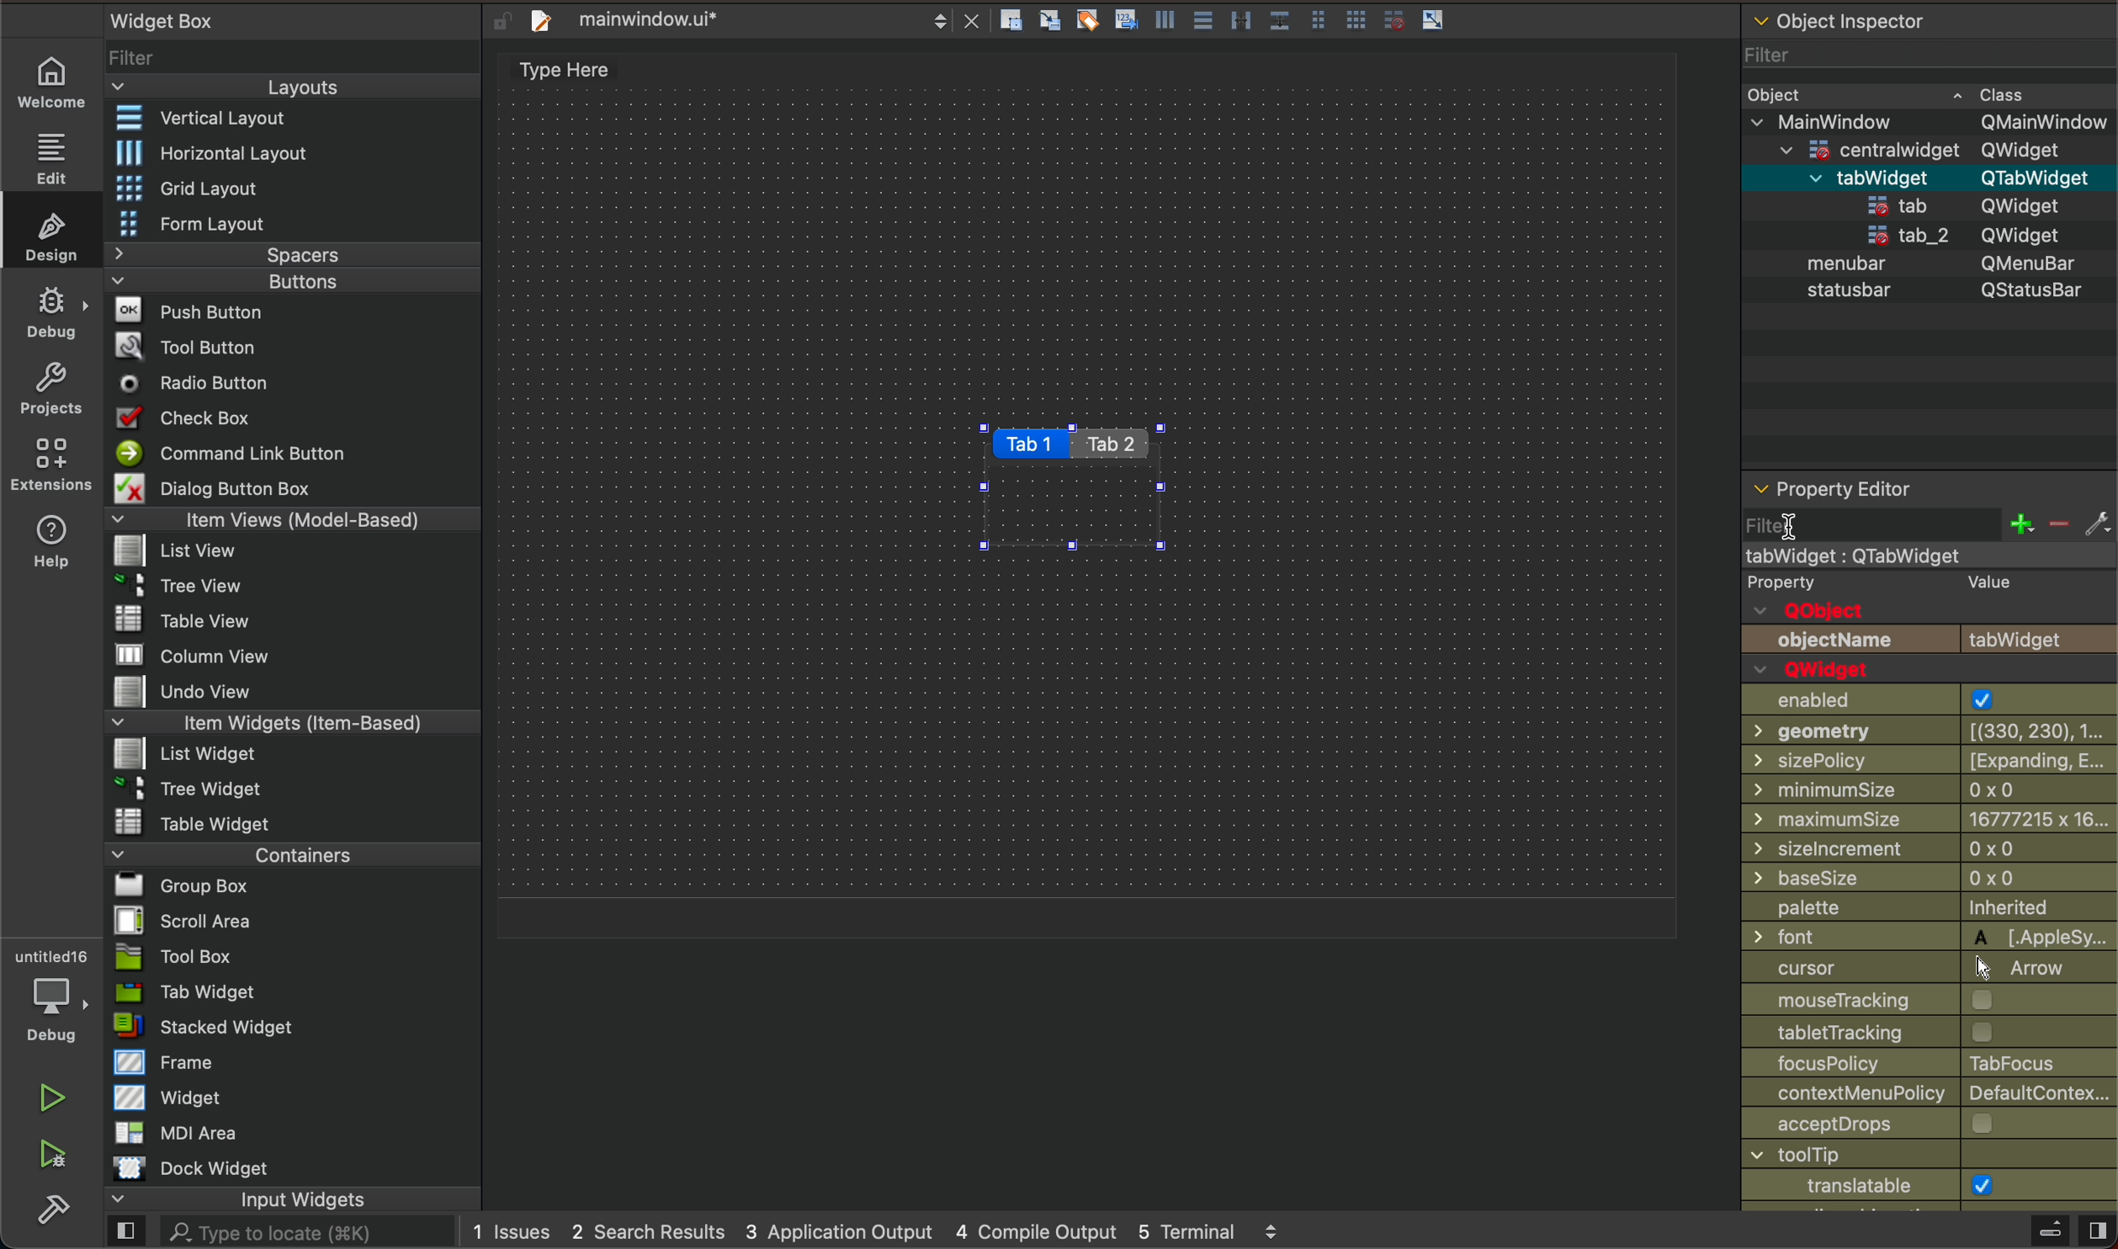  What do you see at coordinates (182, 583) in the screenshot?
I see ` Tree View` at bounding box center [182, 583].